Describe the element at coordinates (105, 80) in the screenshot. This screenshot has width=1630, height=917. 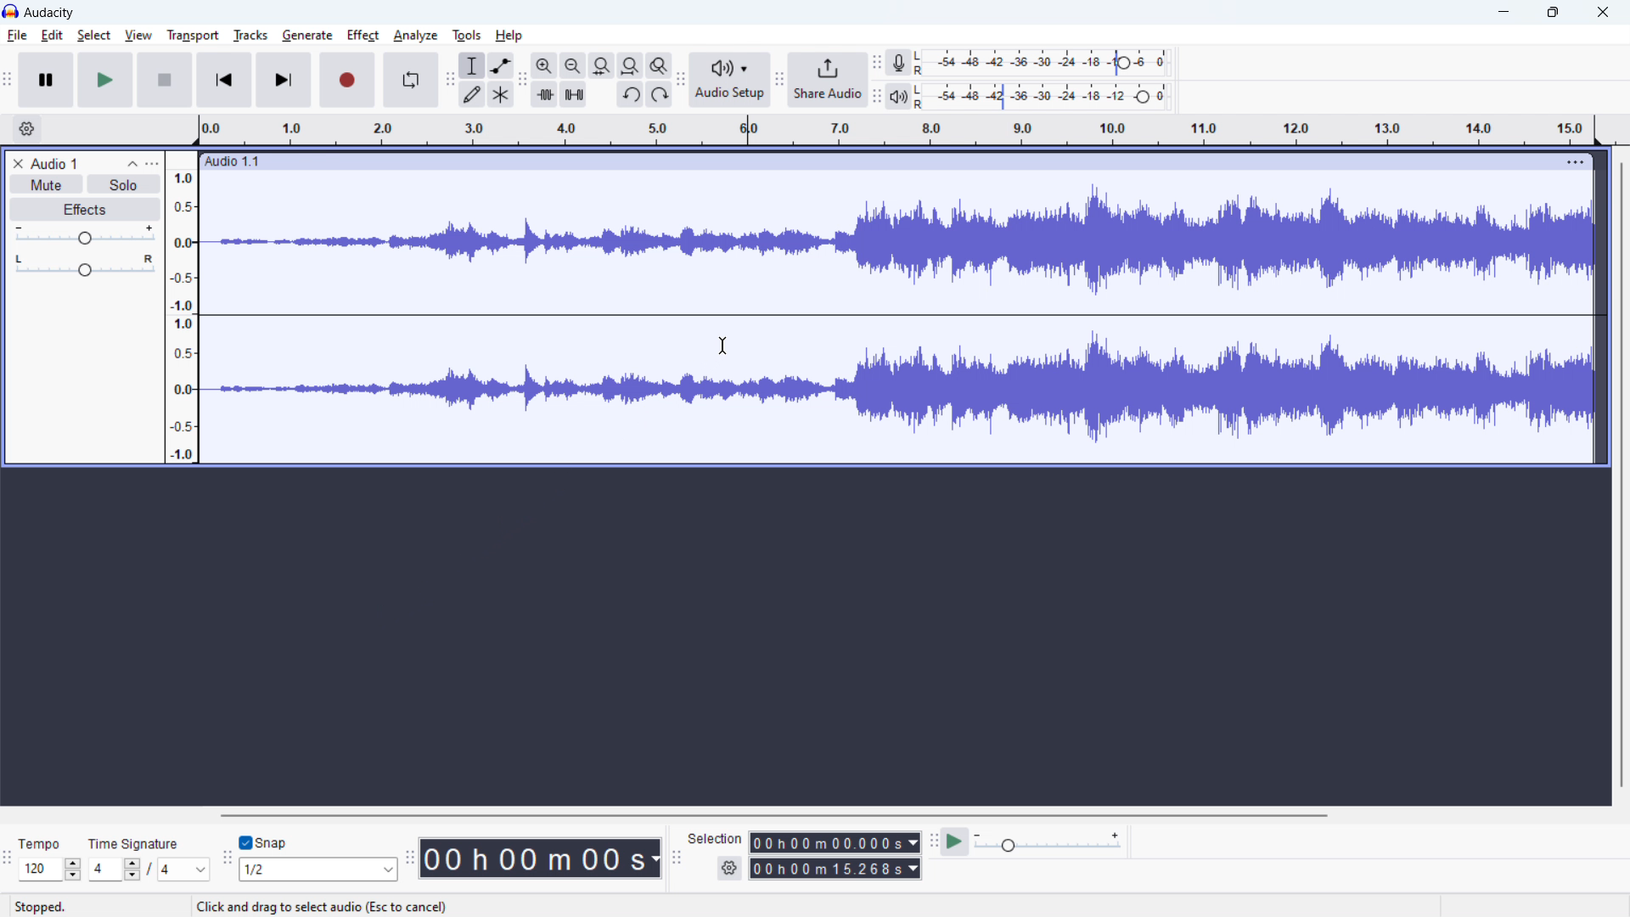
I see `play` at that location.